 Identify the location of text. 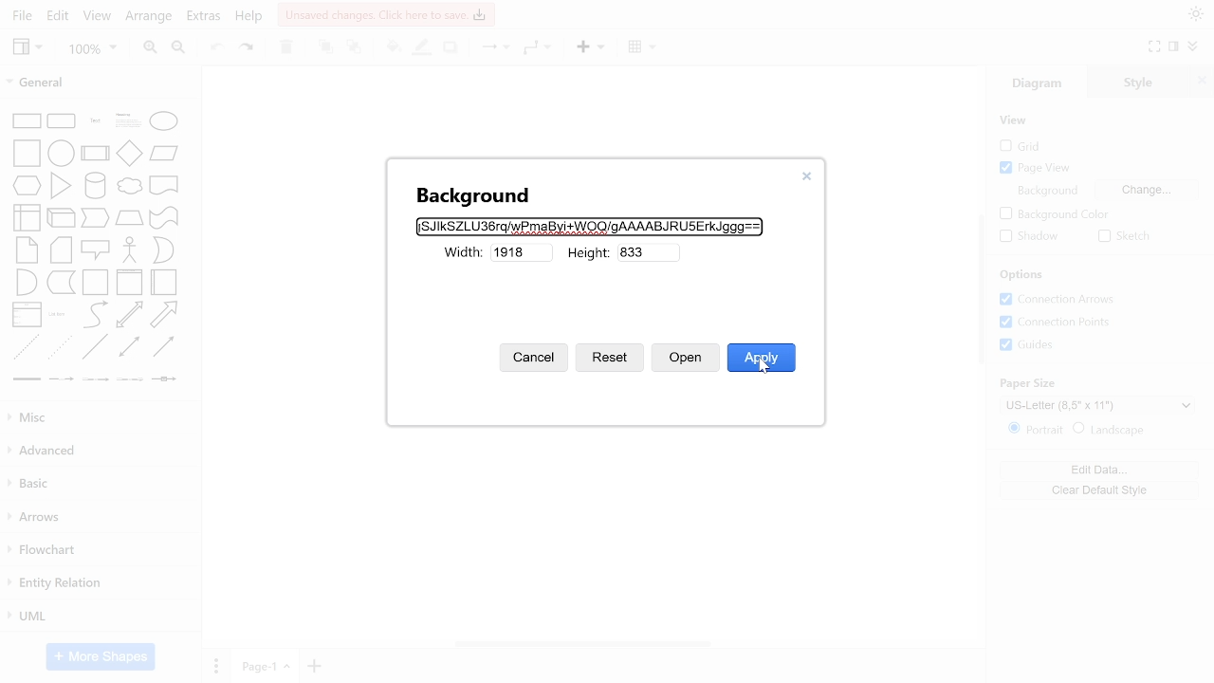
(1046, 191).